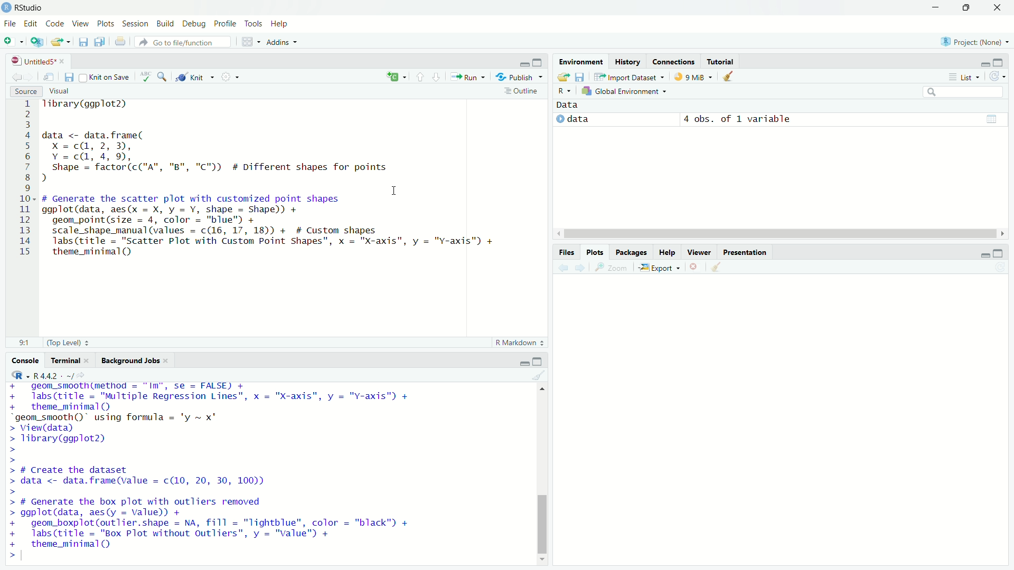 This screenshot has width=1014, height=570. Describe the element at coordinates (23, 7) in the screenshot. I see `RStudio` at that location.